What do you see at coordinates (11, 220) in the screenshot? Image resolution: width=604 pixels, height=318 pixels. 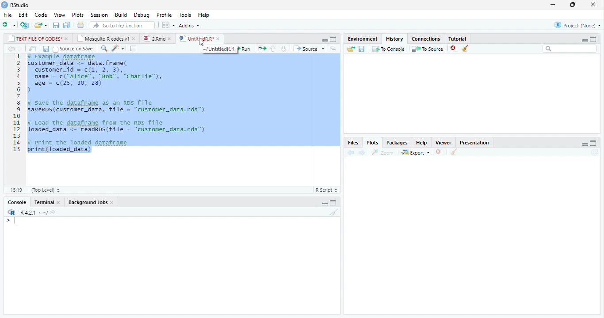 I see `>` at bounding box center [11, 220].